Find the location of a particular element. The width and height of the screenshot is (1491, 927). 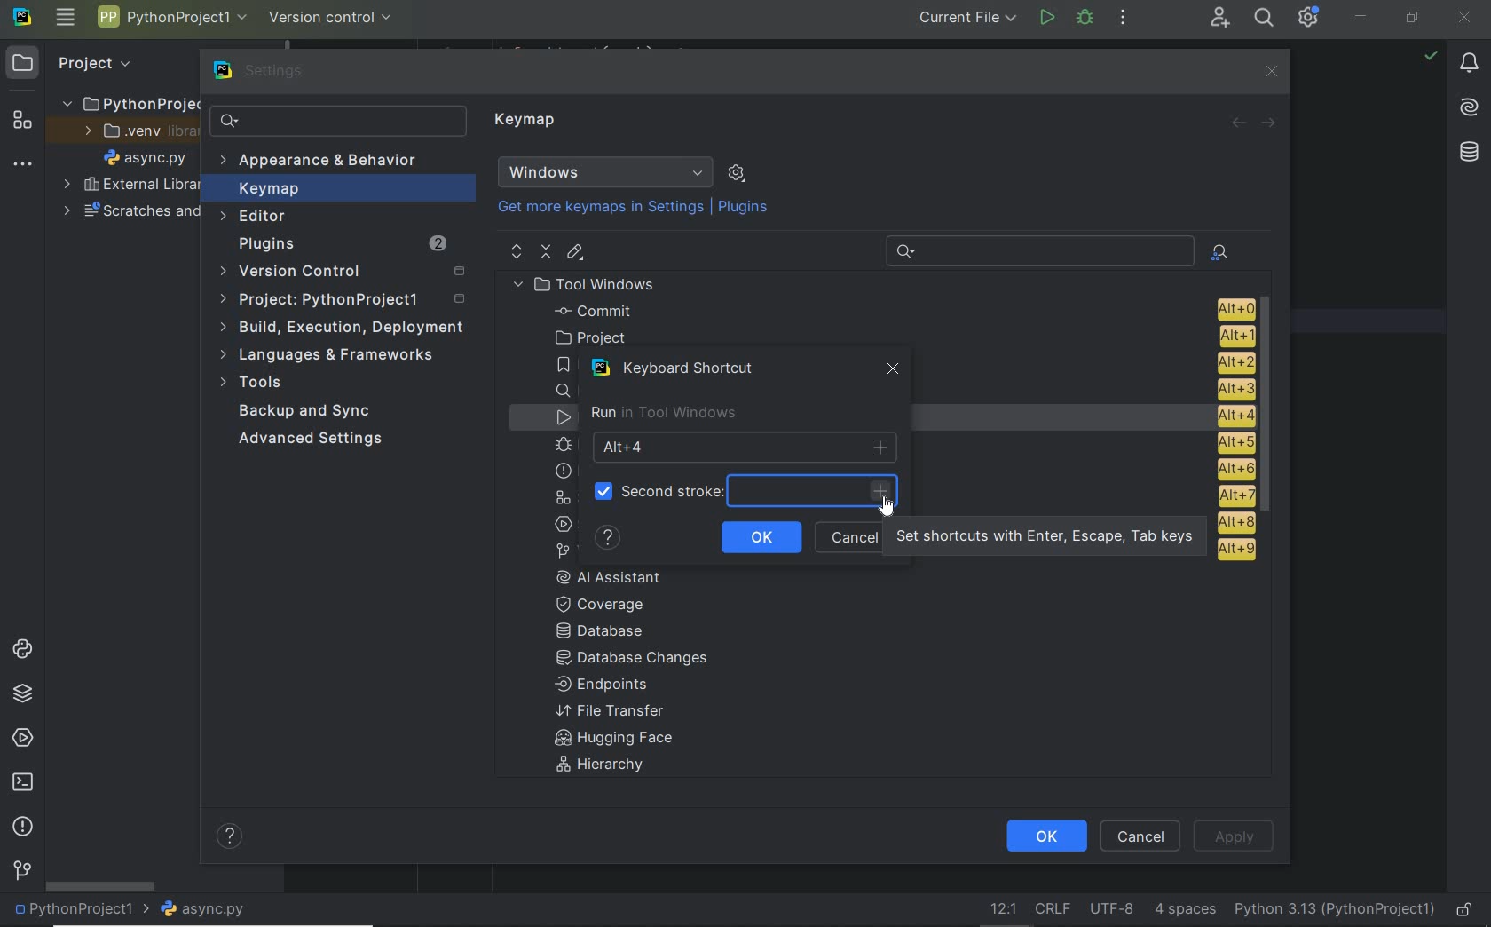

Editor is located at coordinates (256, 217).